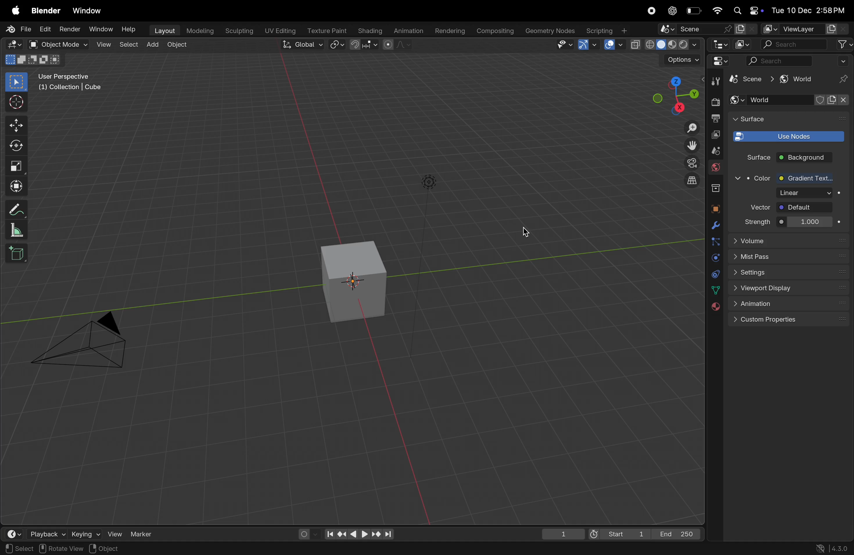 This screenshot has width=854, height=555. Describe the element at coordinates (617, 532) in the screenshot. I see `start` at that location.